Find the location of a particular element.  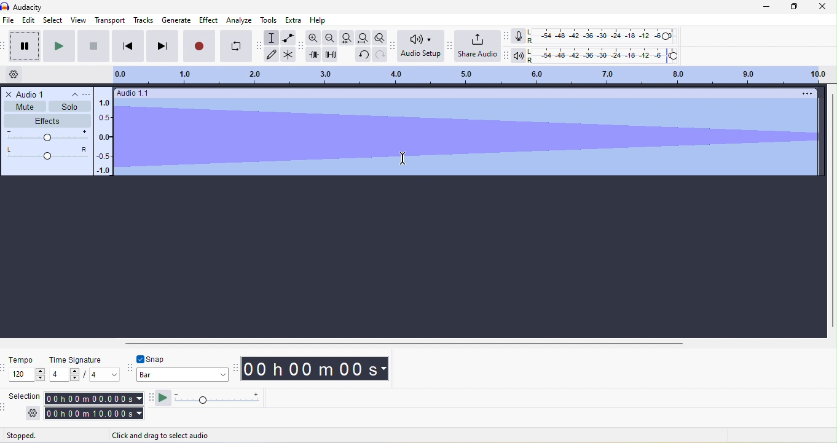

volume is located at coordinates (47, 137).